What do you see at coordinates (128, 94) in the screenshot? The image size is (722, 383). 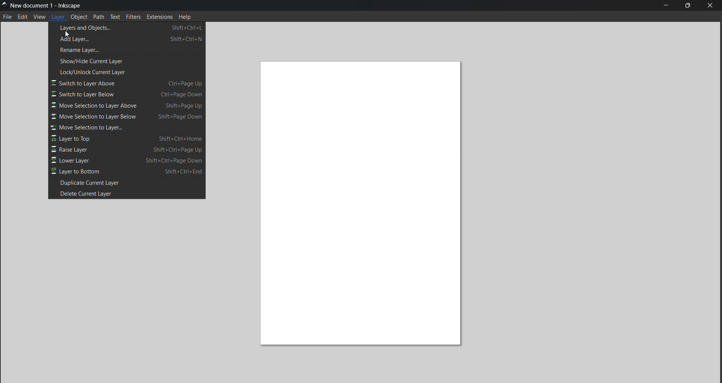 I see `switch to layer below` at bounding box center [128, 94].